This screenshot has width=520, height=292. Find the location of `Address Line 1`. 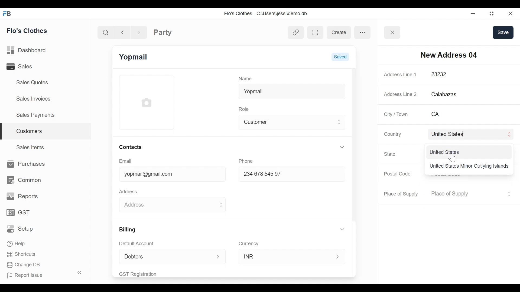

Address Line 1 is located at coordinates (401, 74).